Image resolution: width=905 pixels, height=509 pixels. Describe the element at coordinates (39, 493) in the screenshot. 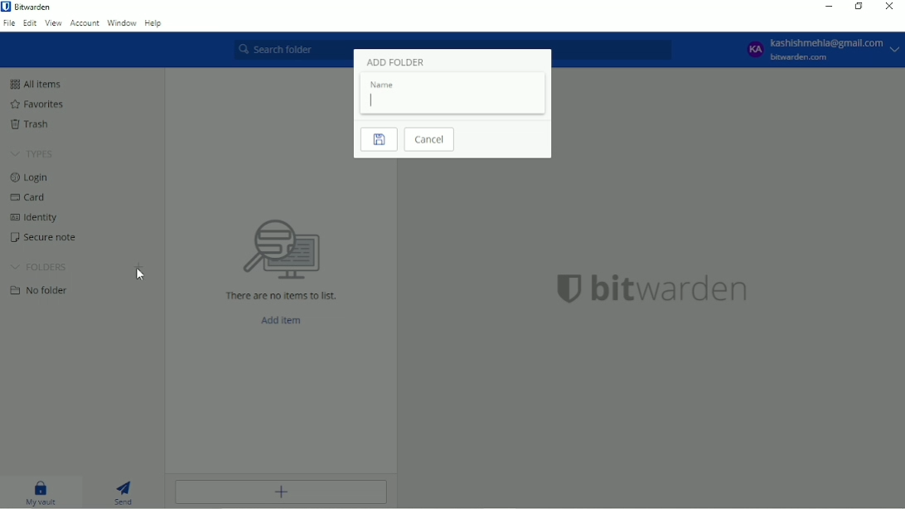

I see `My vault` at that location.